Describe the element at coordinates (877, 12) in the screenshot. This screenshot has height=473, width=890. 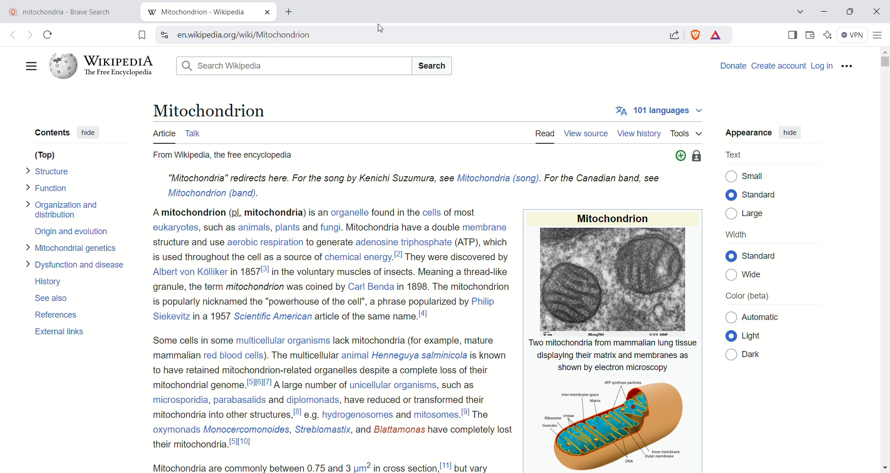
I see `close` at that location.